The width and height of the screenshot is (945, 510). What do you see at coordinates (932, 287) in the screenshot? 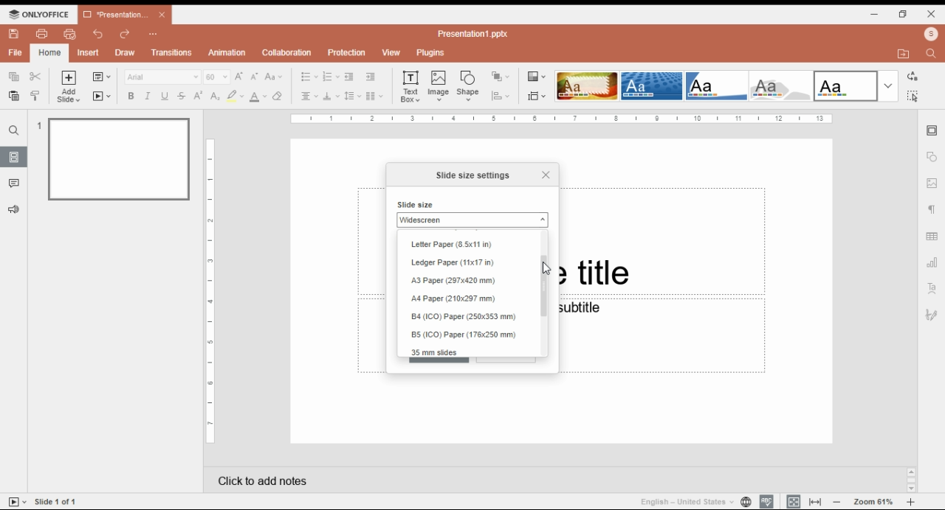
I see `text art settings` at bounding box center [932, 287].